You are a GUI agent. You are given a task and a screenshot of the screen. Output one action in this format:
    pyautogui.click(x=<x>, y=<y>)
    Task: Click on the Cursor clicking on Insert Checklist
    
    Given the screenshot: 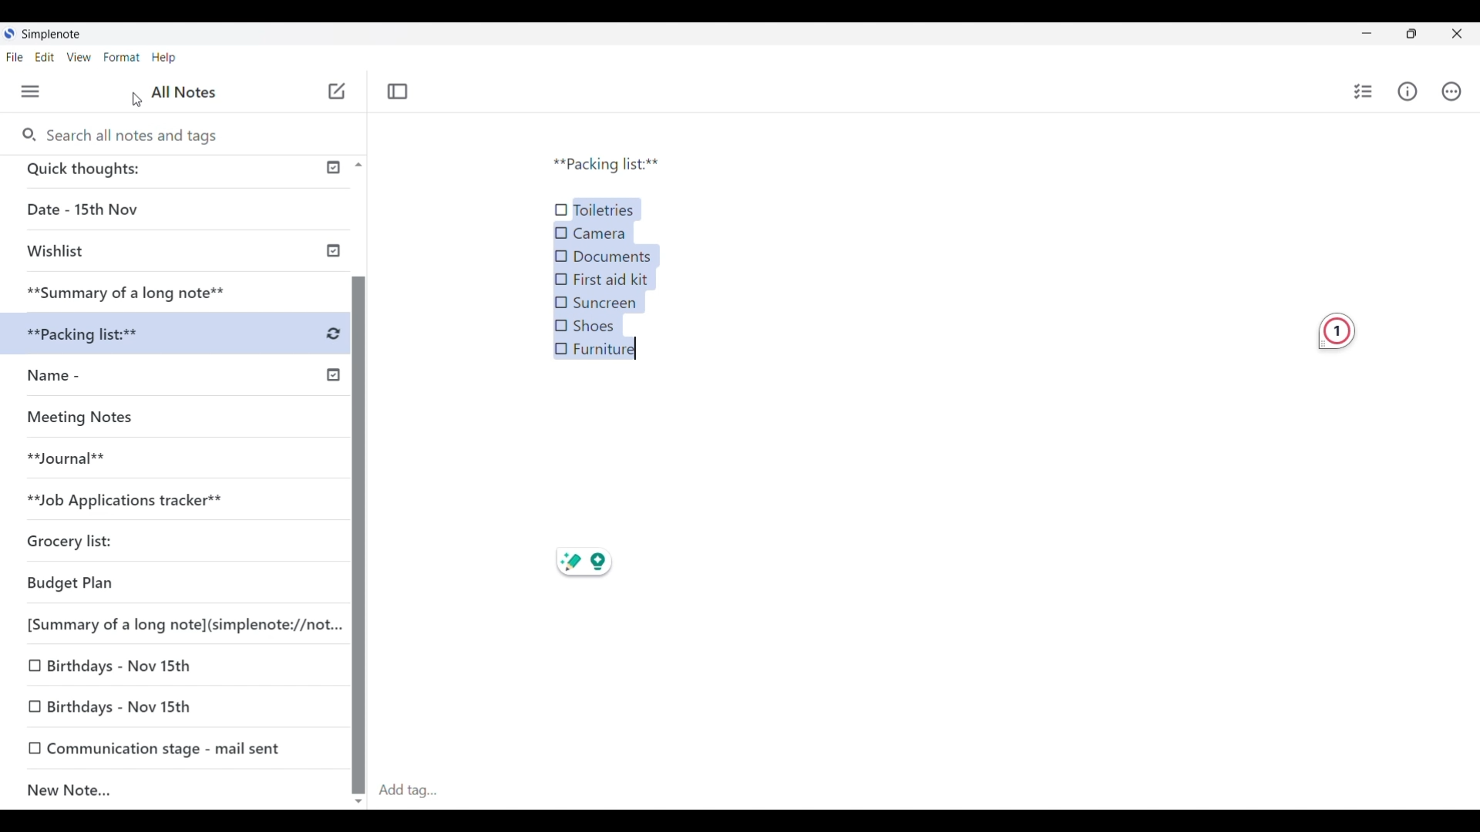 What is the action you would take?
    pyautogui.click(x=197, y=92)
    